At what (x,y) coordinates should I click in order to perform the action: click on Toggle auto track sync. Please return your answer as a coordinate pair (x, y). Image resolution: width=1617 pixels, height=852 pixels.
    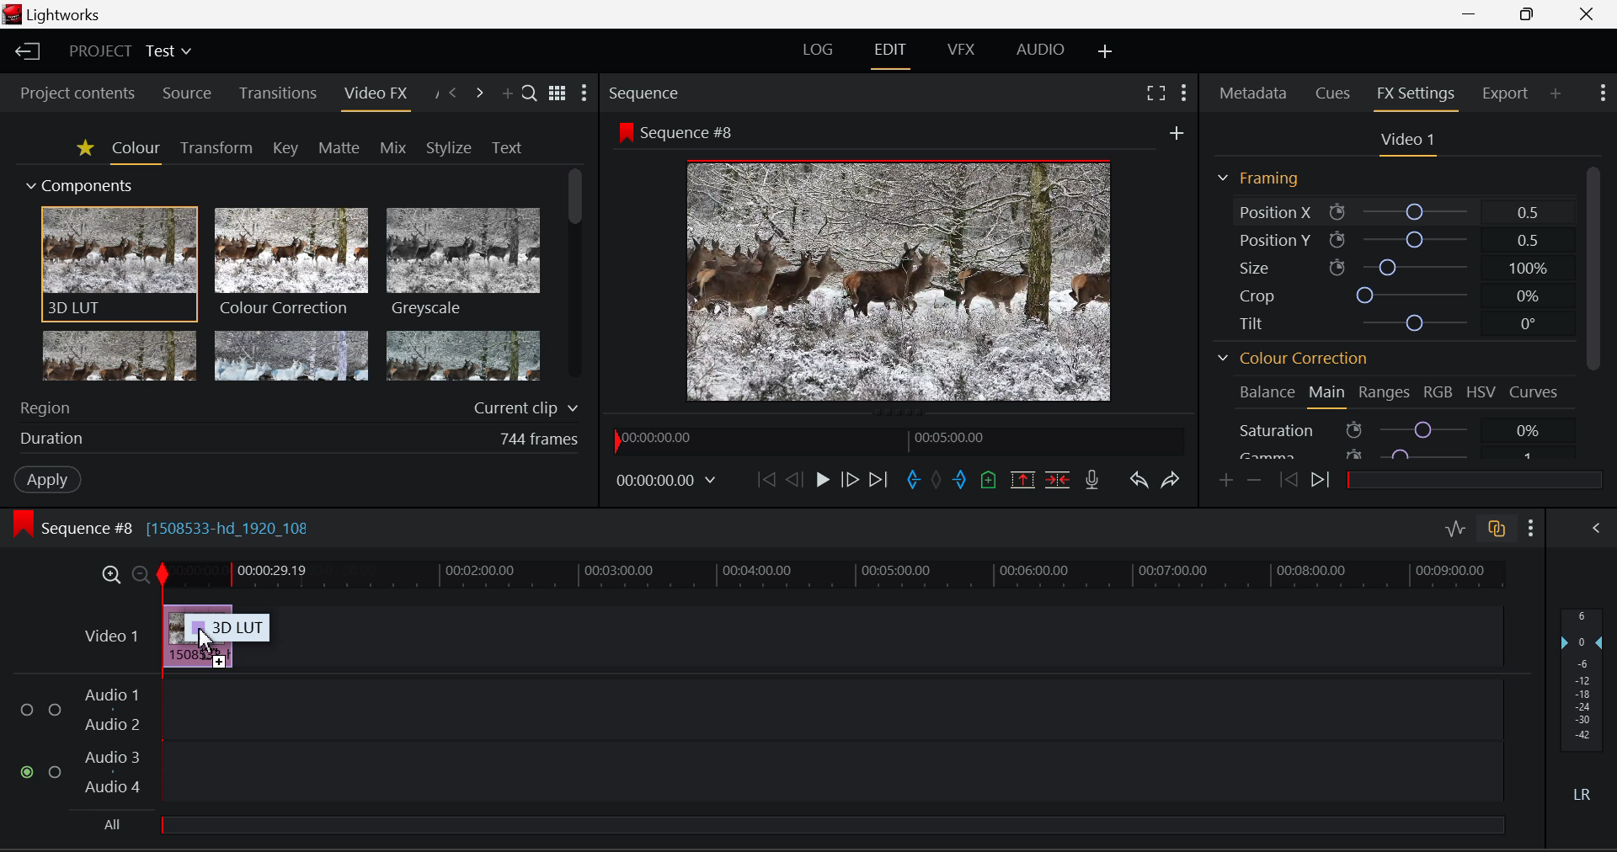
    Looking at the image, I should click on (1497, 529).